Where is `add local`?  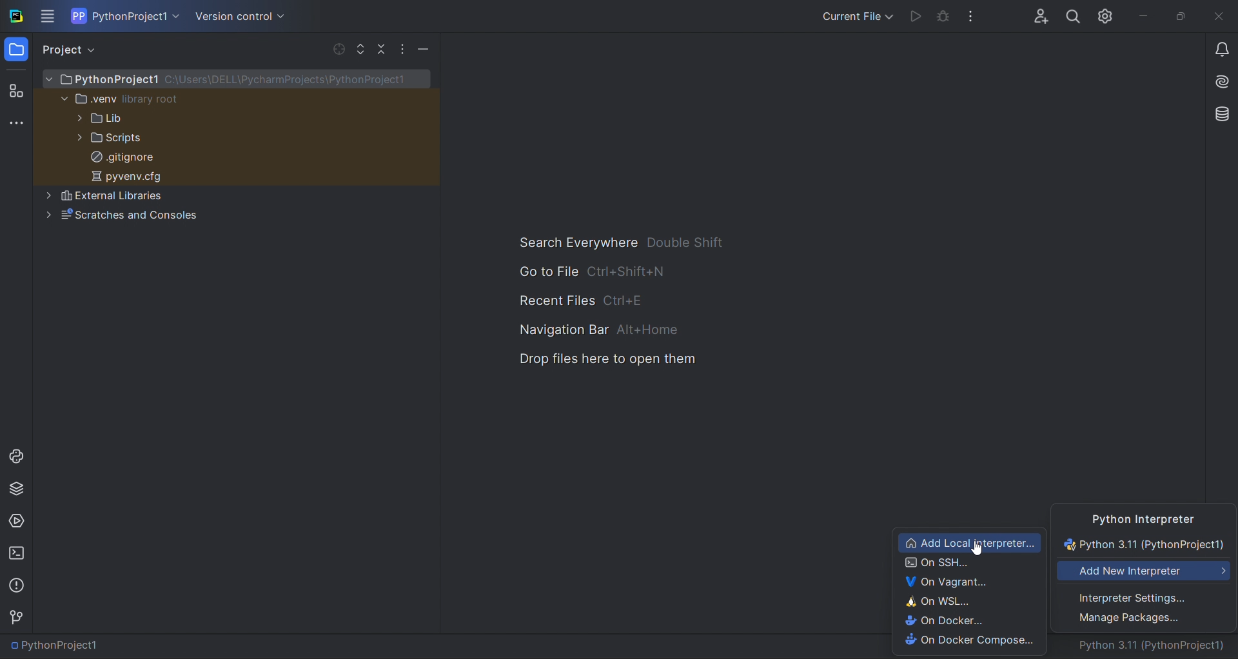
add local is located at coordinates (968, 540).